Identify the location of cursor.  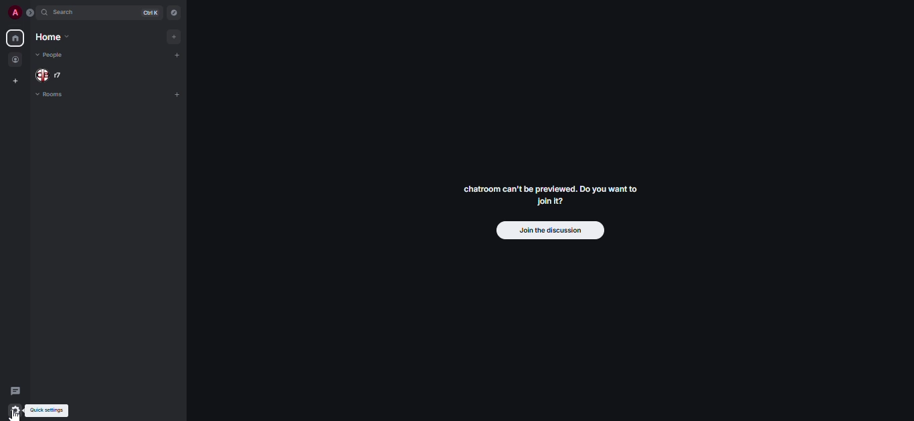
(17, 416).